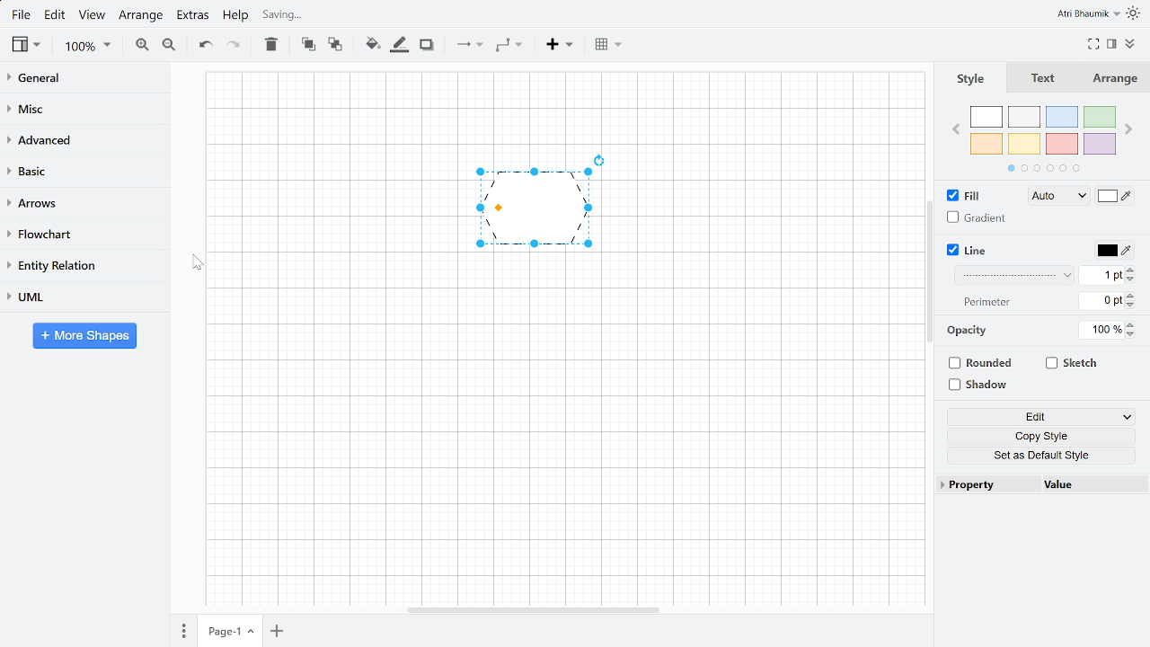 The image size is (1150, 647). Describe the element at coordinates (26, 46) in the screenshot. I see `view` at that location.